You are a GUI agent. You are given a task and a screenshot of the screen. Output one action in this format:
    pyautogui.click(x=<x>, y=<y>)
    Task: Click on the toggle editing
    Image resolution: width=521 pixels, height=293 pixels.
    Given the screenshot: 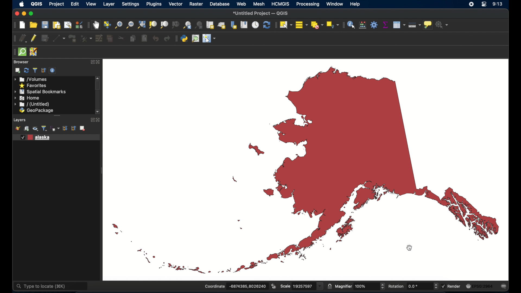 What is the action you would take?
    pyautogui.click(x=33, y=38)
    